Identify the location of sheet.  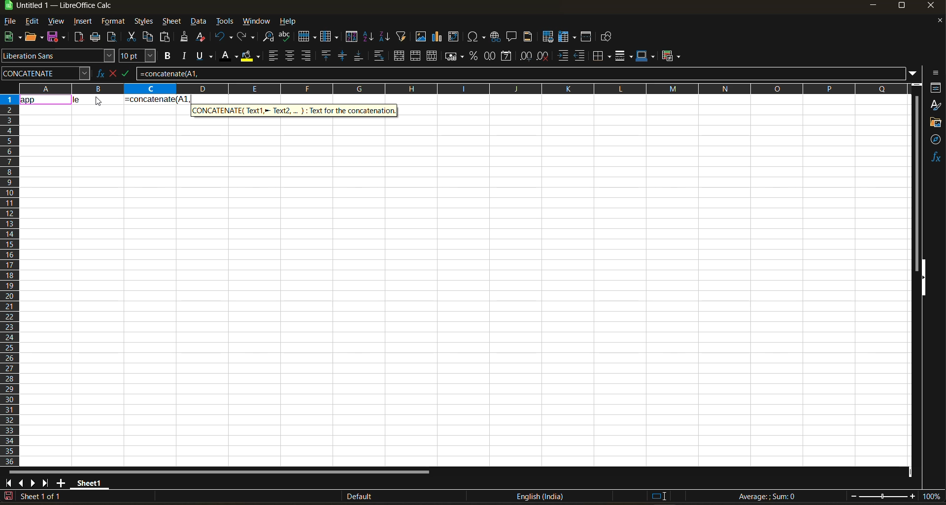
(171, 21).